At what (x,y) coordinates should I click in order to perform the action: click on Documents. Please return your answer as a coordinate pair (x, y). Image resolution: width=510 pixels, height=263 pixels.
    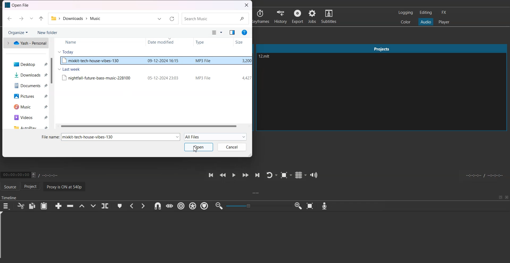
    Looking at the image, I should click on (28, 86).